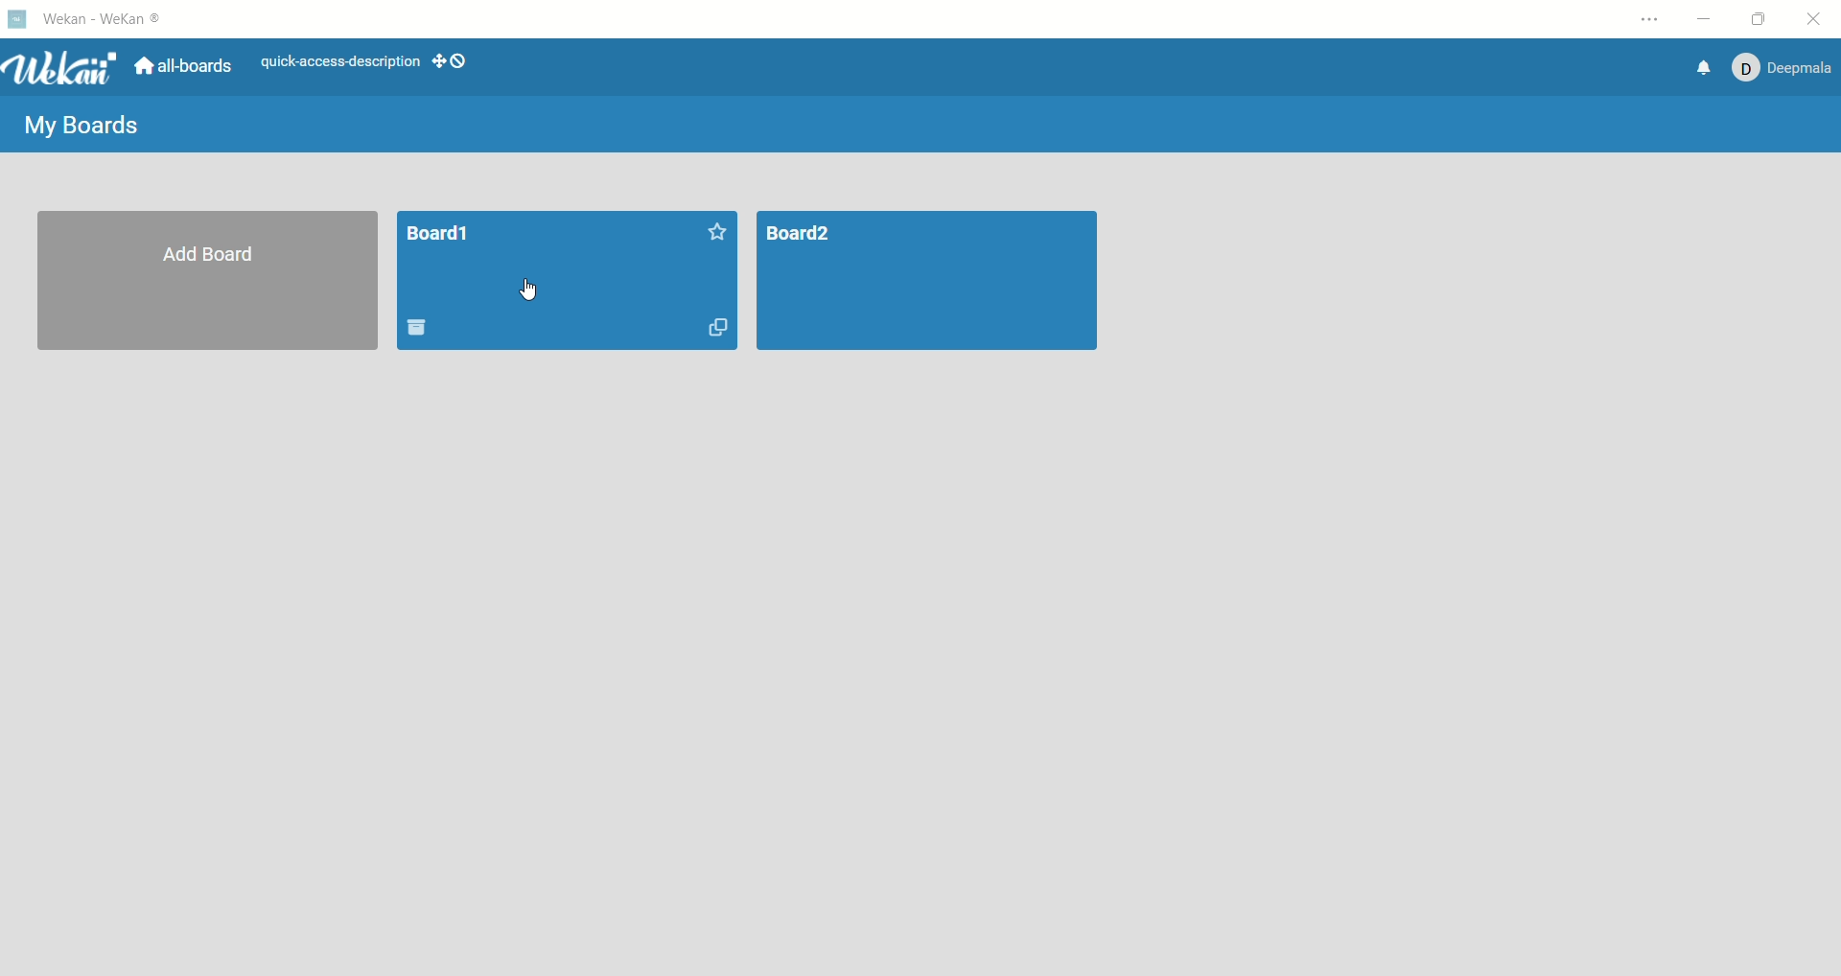 The height and width of the screenshot is (976, 1841). What do you see at coordinates (15, 18) in the screenshot?
I see `logo` at bounding box center [15, 18].